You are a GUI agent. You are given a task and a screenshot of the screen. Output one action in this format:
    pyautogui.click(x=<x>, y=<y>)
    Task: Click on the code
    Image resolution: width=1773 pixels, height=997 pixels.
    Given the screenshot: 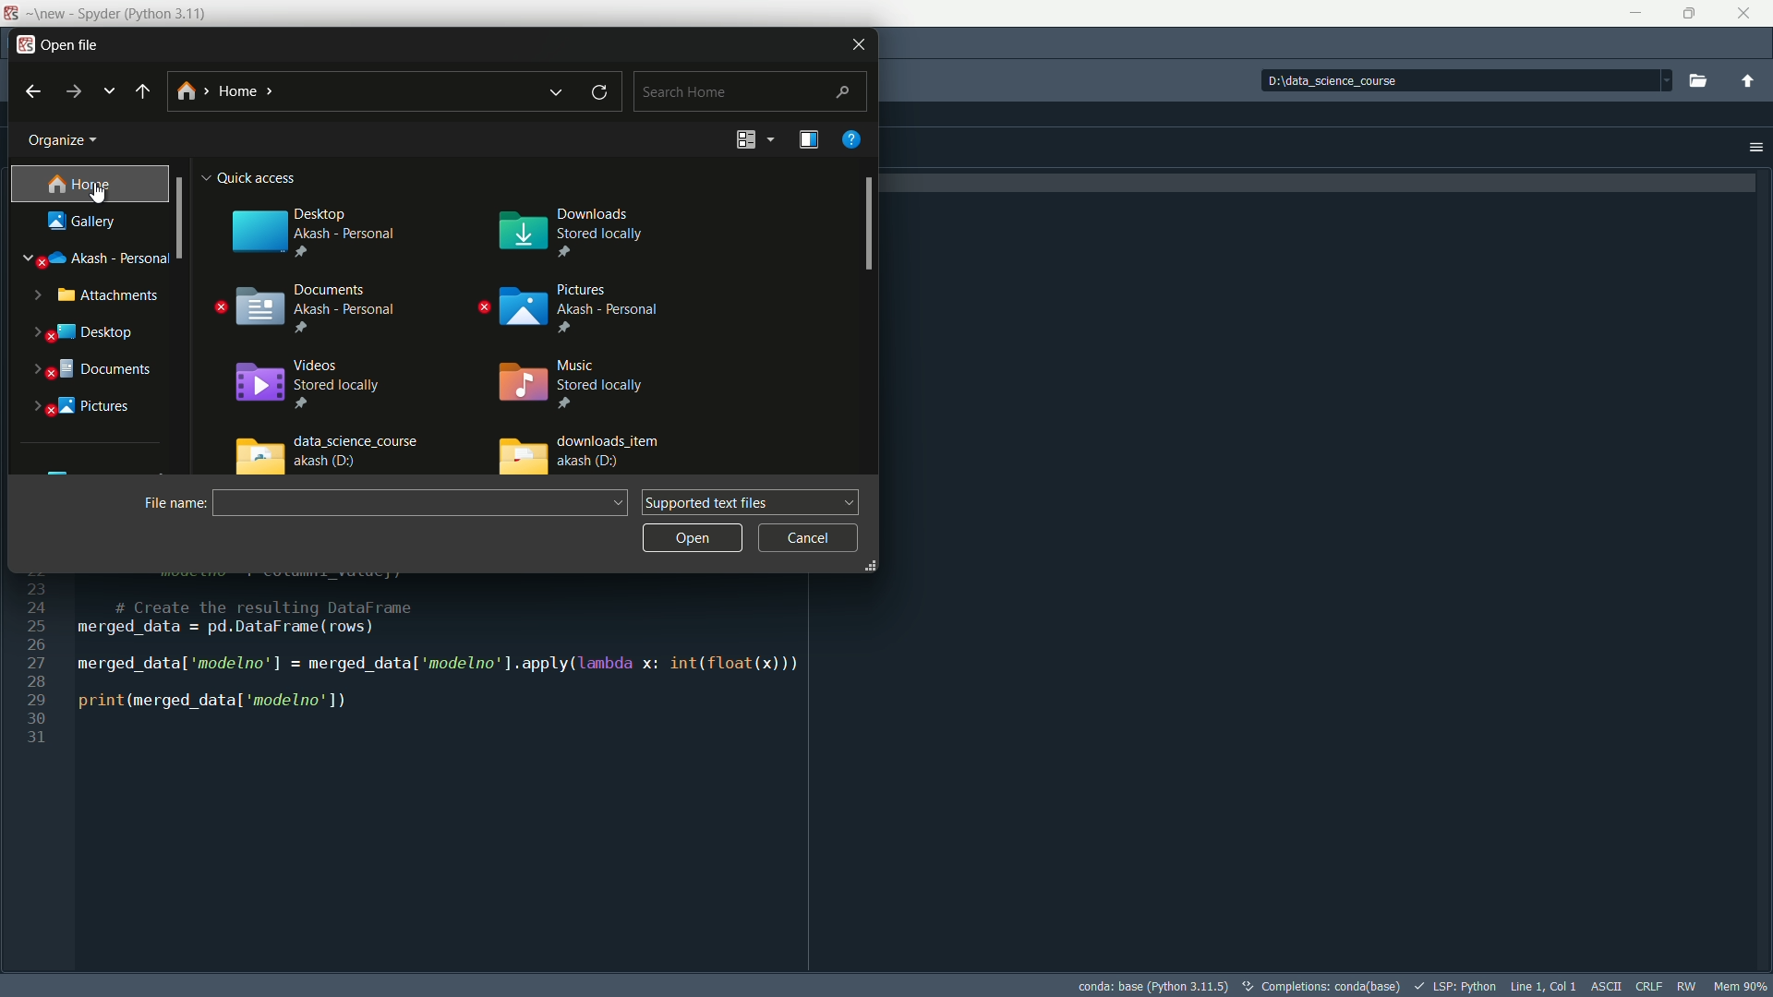 What is the action you would take?
    pyautogui.click(x=478, y=648)
    